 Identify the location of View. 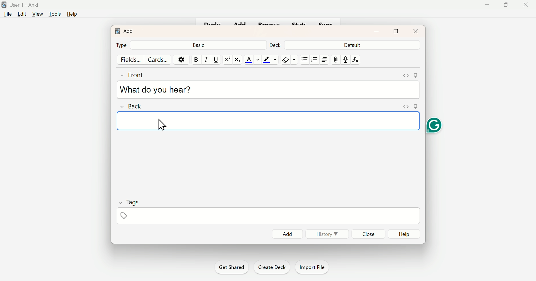
(37, 14).